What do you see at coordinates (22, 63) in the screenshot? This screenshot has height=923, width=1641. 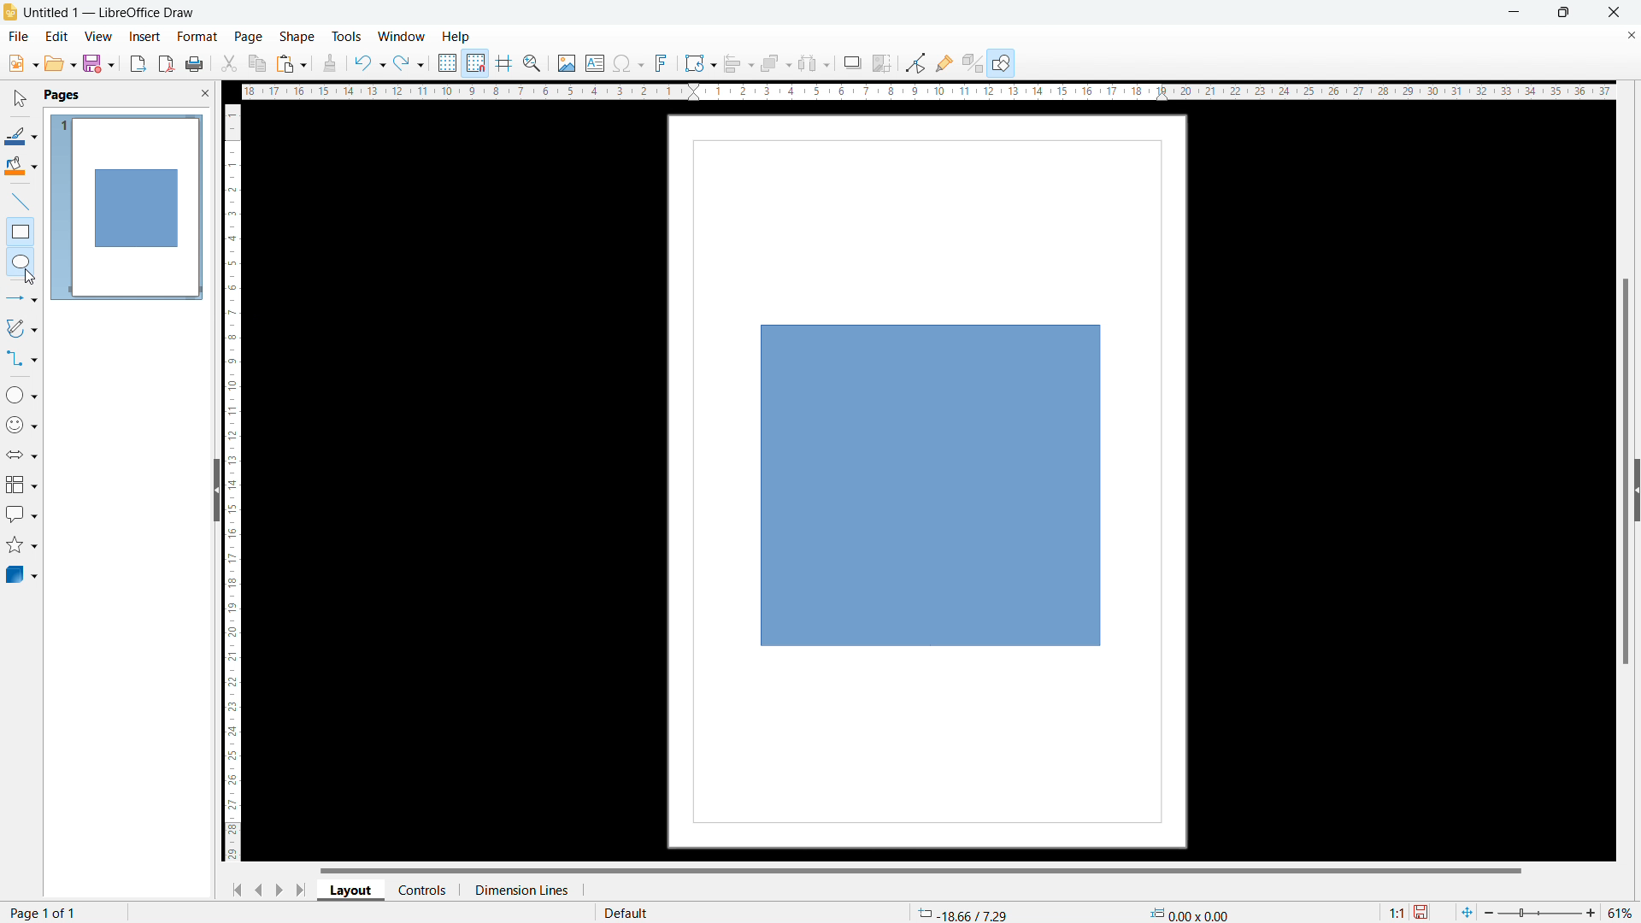 I see `new` at bounding box center [22, 63].